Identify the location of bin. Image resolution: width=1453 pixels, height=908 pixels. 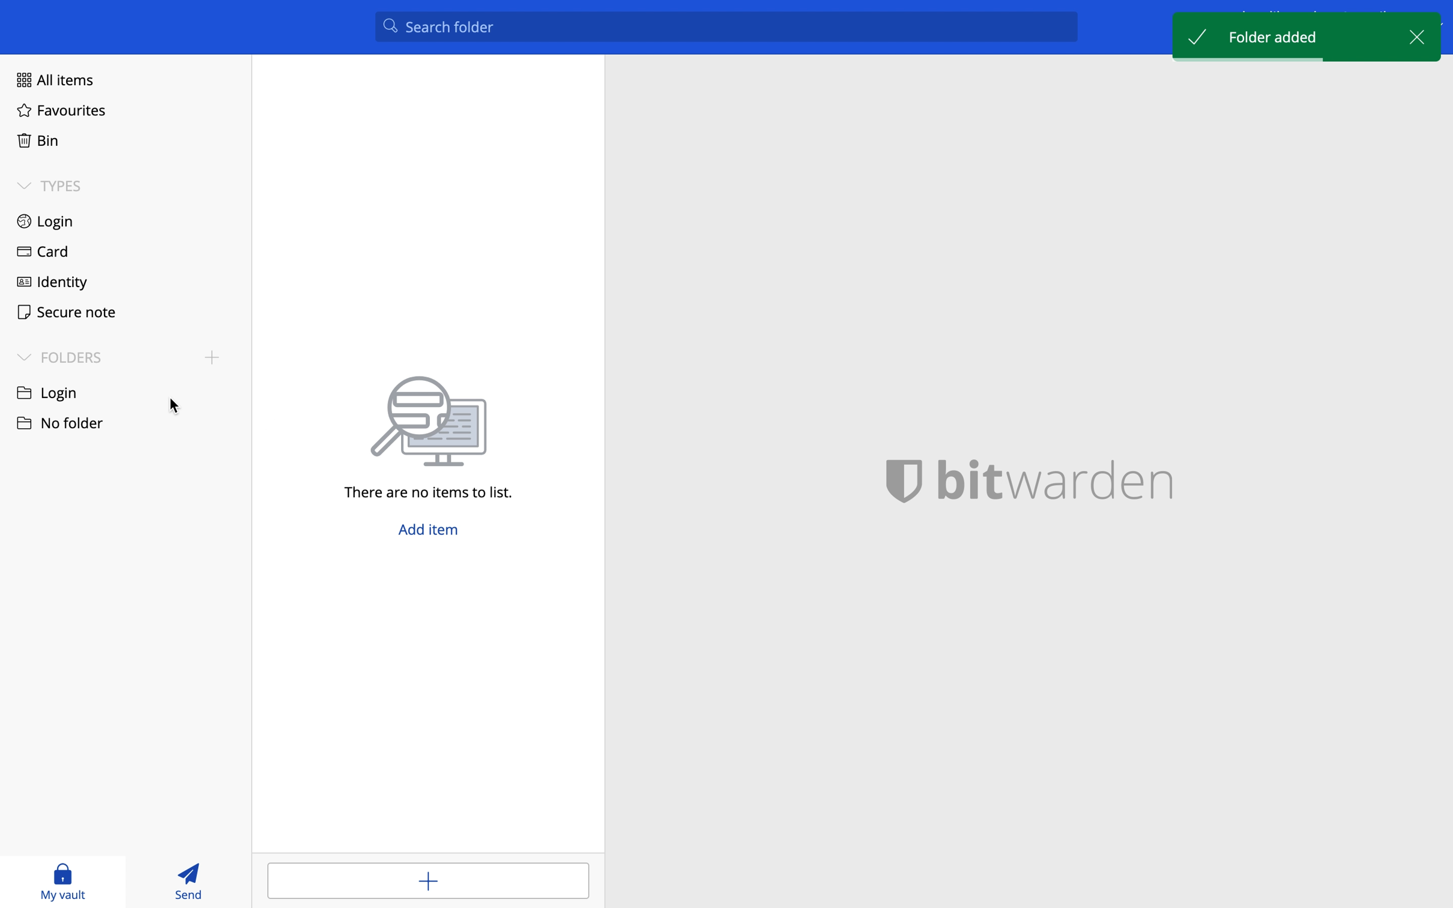
(35, 138).